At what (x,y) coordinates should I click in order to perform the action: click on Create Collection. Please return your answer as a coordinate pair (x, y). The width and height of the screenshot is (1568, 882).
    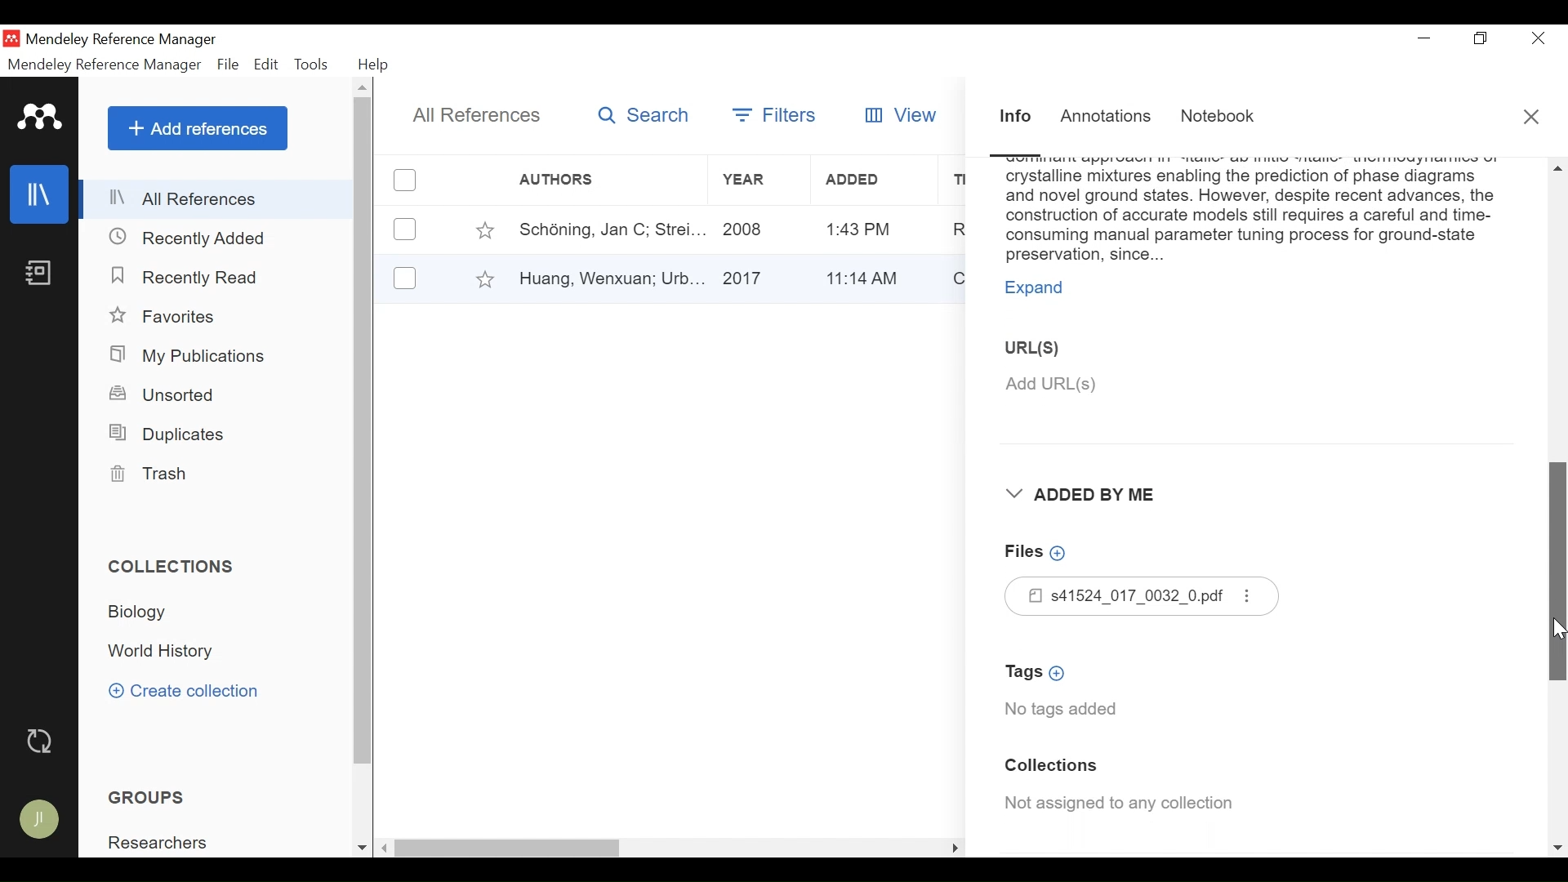
    Looking at the image, I should click on (184, 690).